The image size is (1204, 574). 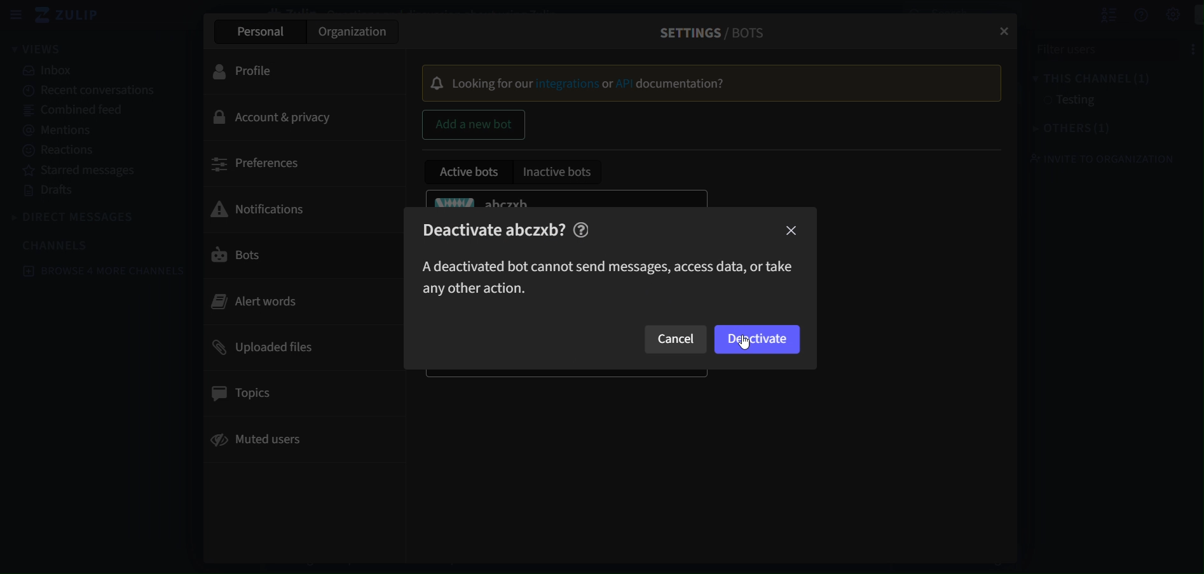 What do you see at coordinates (74, 112) in the screenshot?
I see `combined feed` at bounding box center [74, 112].